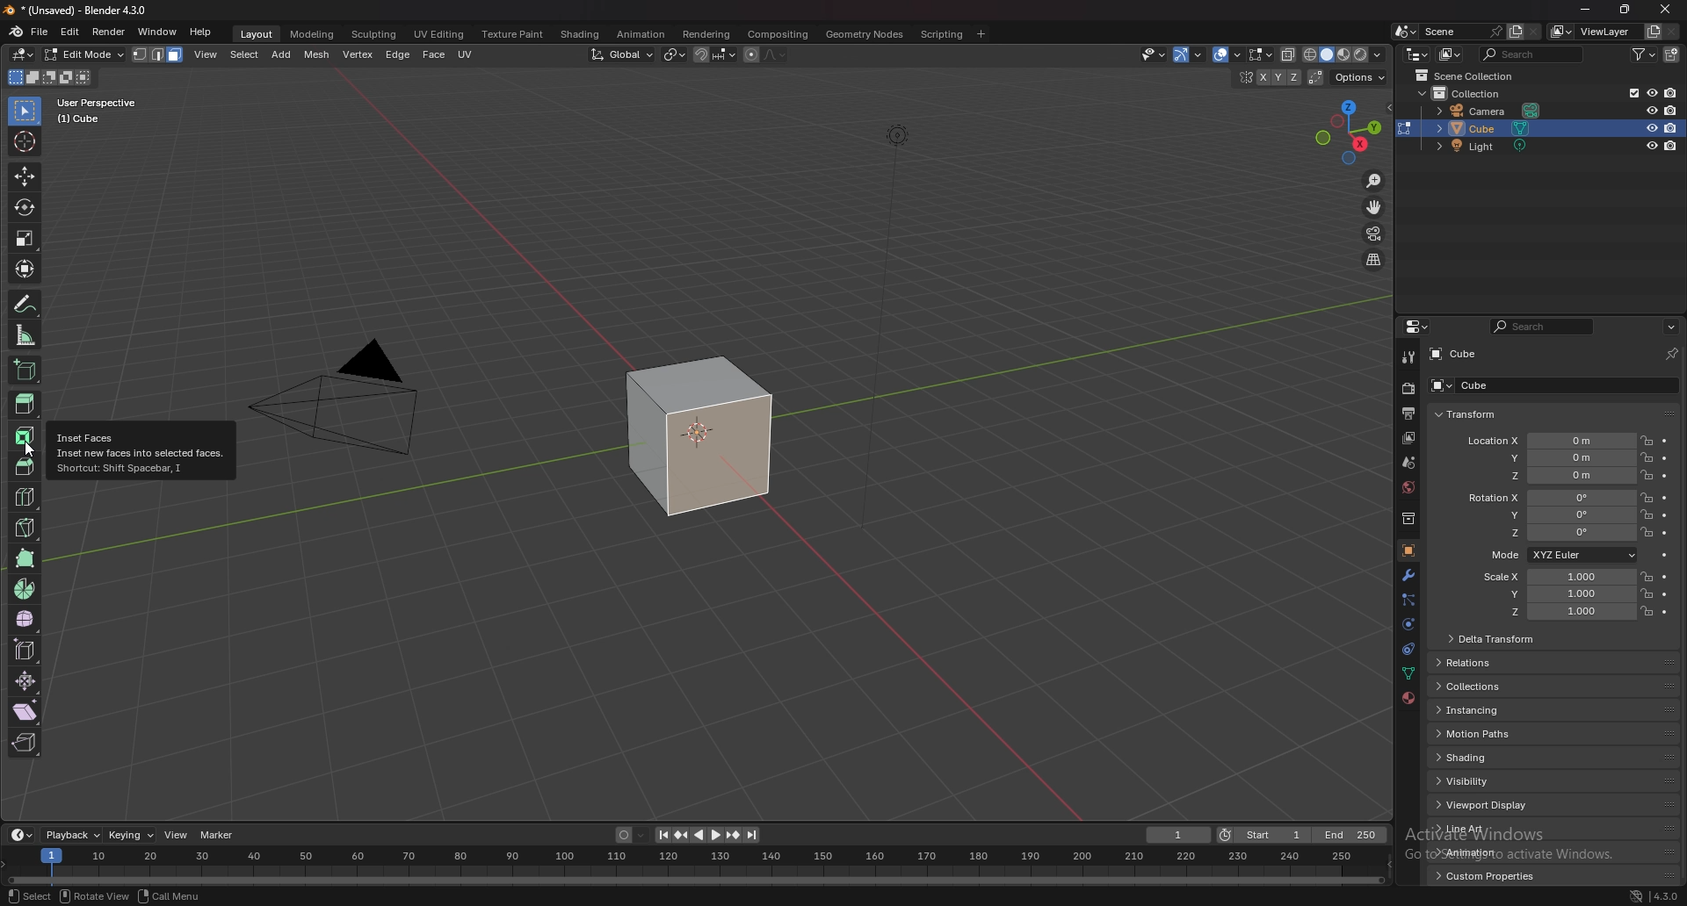  What do you see at coordinates (1664, 442) in the screenshot?
I see `animate property` at bounding box center [1664, 442].